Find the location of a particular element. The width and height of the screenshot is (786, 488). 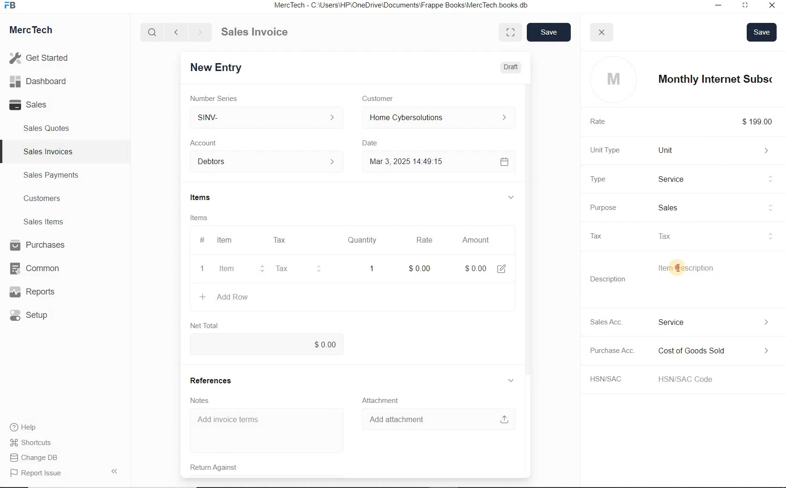

edit is located at coordinates (501, 268).